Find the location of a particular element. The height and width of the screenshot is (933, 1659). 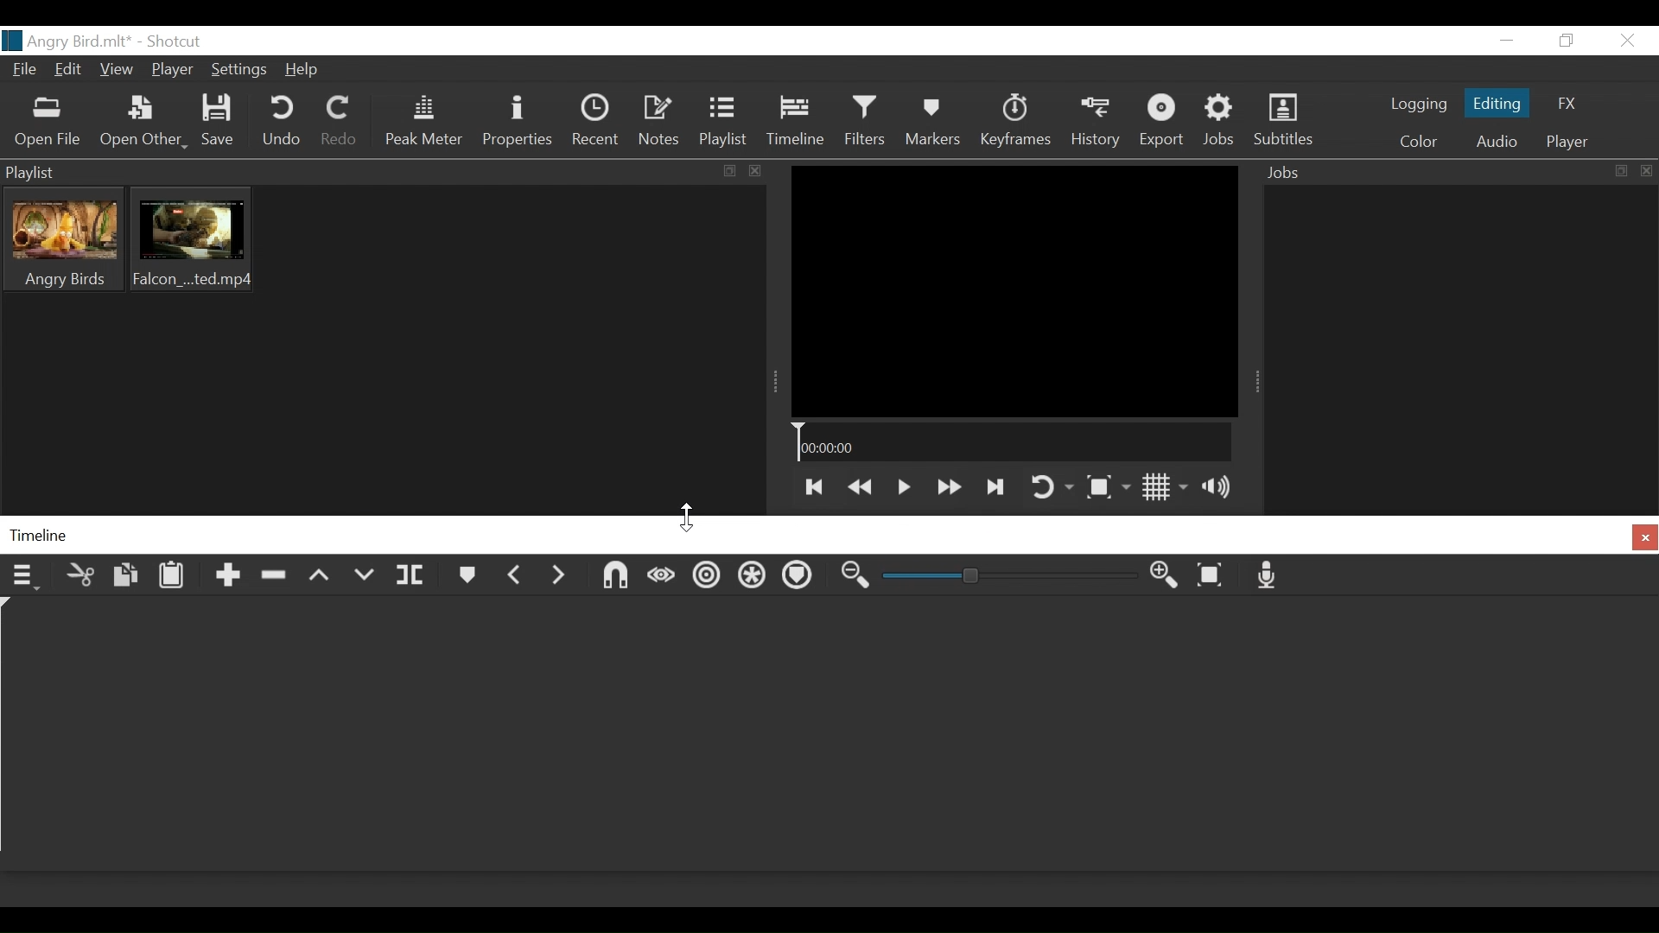

Color is located at coordinates (1419, 142).